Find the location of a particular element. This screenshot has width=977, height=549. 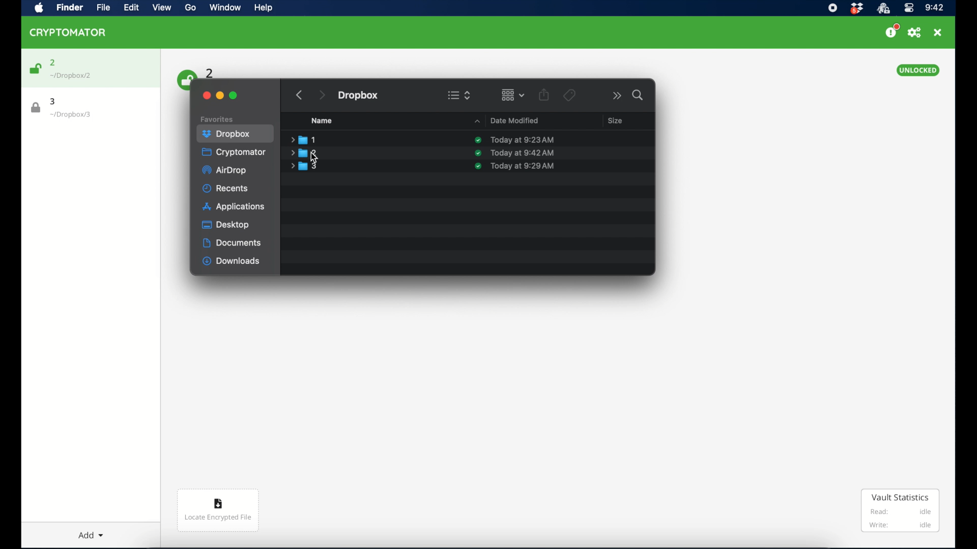

3 is located at coordinates (53, 101).